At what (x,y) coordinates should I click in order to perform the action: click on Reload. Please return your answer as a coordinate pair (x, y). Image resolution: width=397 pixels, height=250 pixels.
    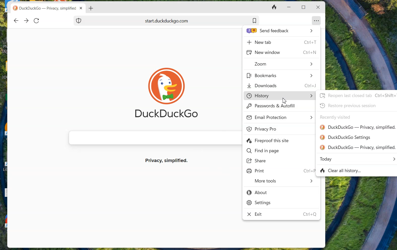
    Looking at the image, I should click on (37, 20).